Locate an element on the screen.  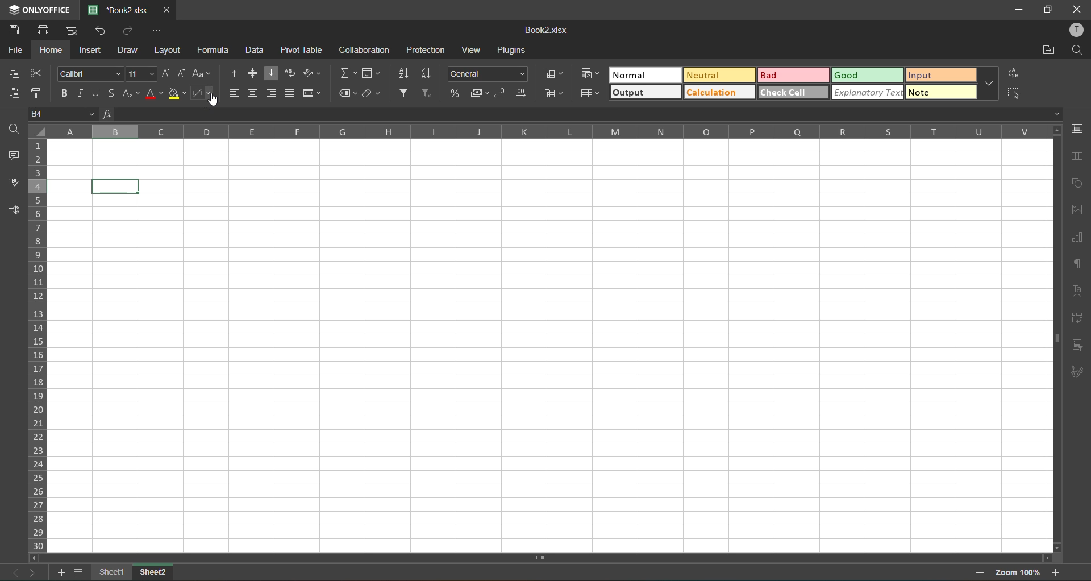
next is located at coordinates (34, 572).